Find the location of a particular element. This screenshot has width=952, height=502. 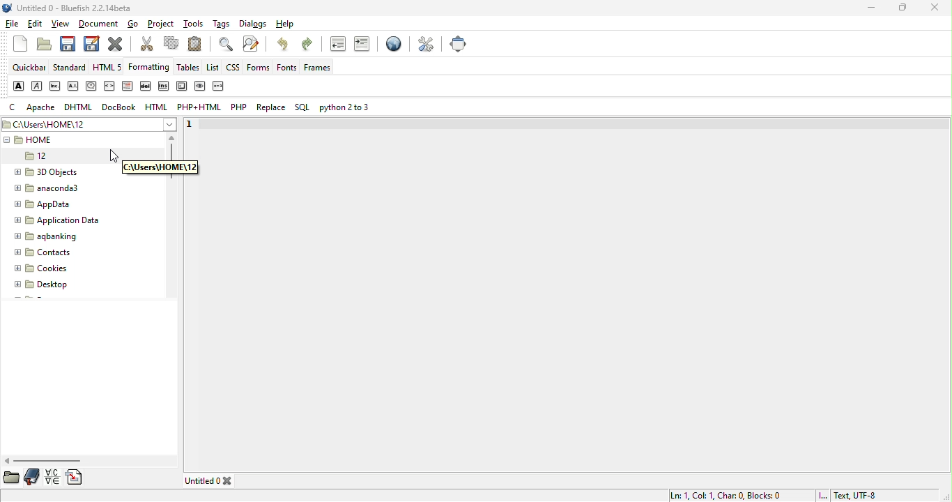

cut is located at coordinates (146, 45).